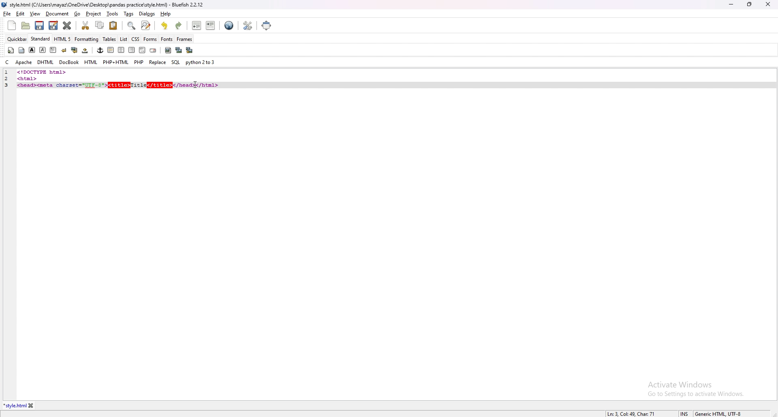 The height and width of the screenshot is (417, 778). I want to click on cut, so click(86, 25).